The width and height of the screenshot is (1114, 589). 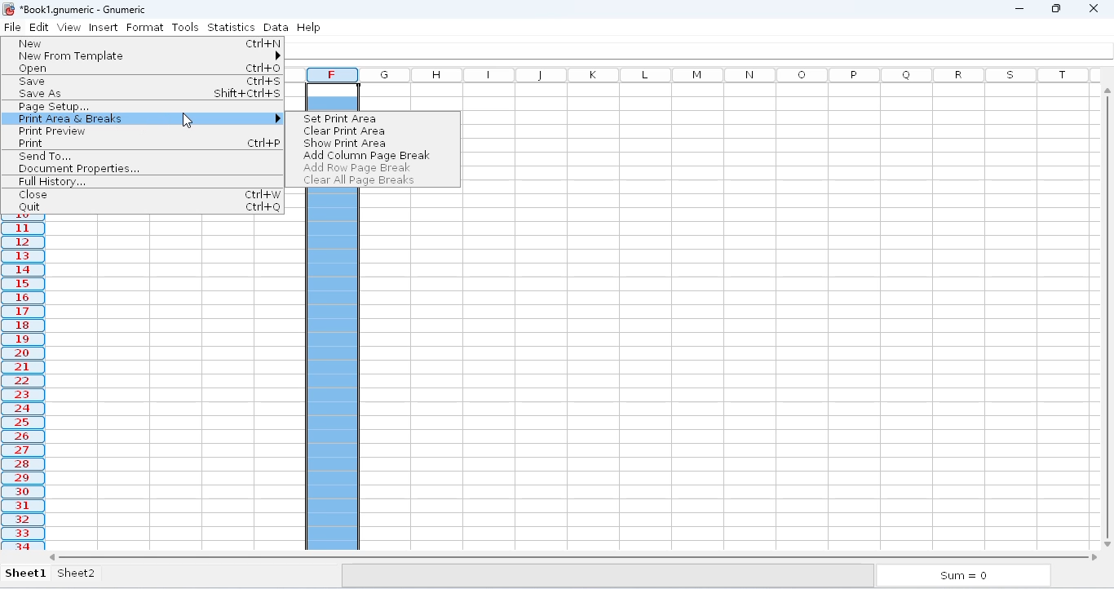 What do you see at coordinates (248, 93) in the screenshot?
I see `shortcut for save as` at bounding box center [248, 93].